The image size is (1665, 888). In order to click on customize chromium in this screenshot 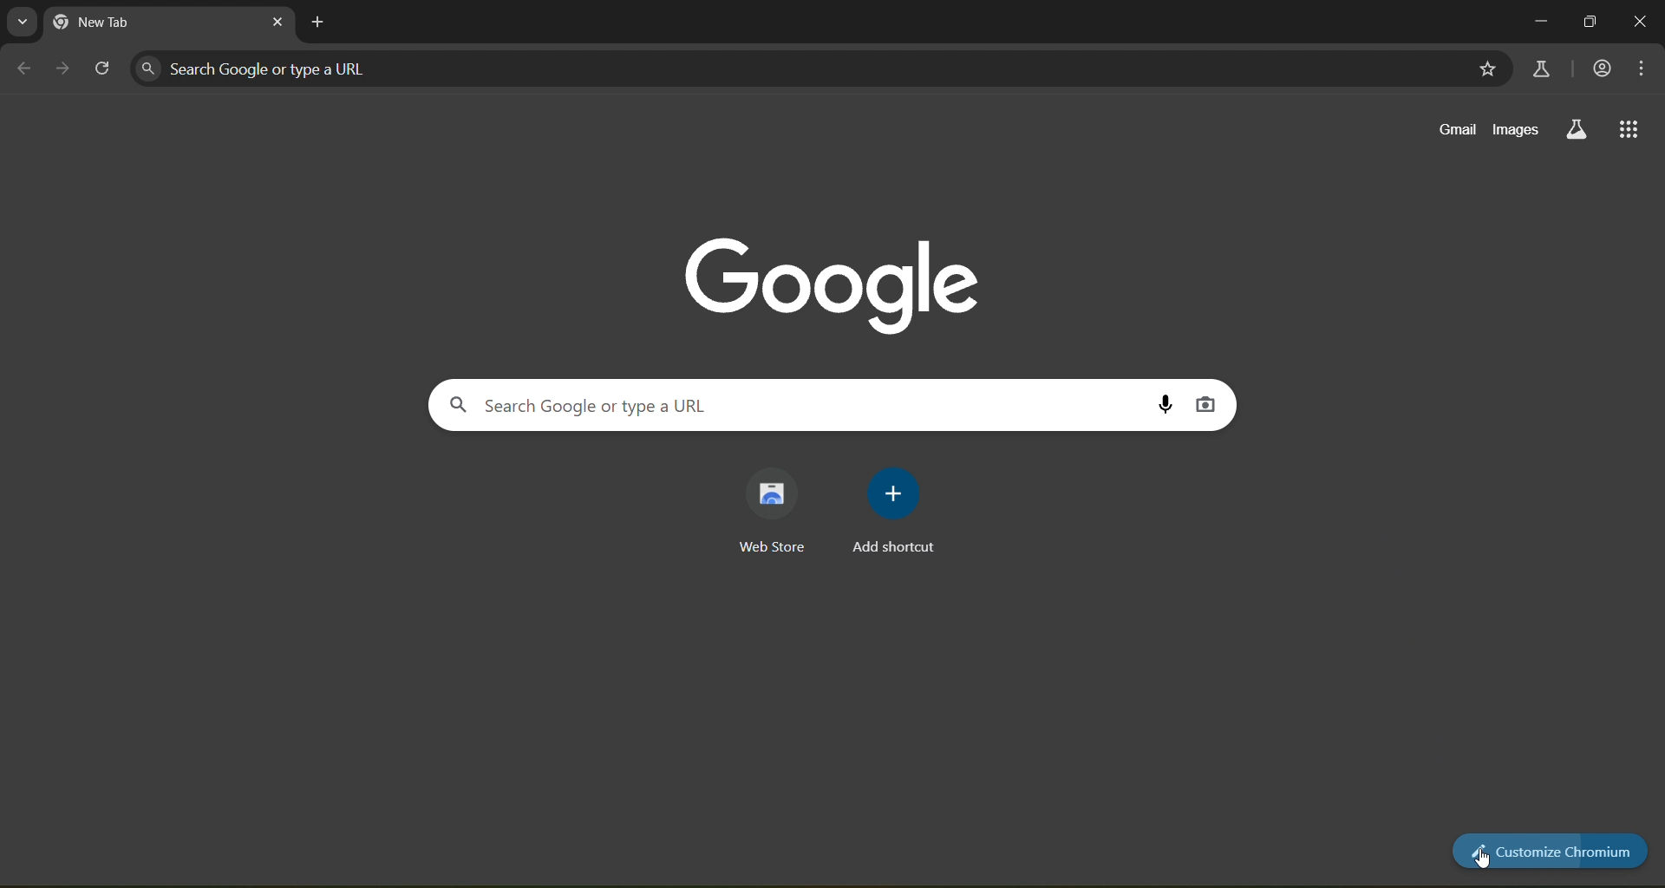, I will do `click(1547, 849)`.